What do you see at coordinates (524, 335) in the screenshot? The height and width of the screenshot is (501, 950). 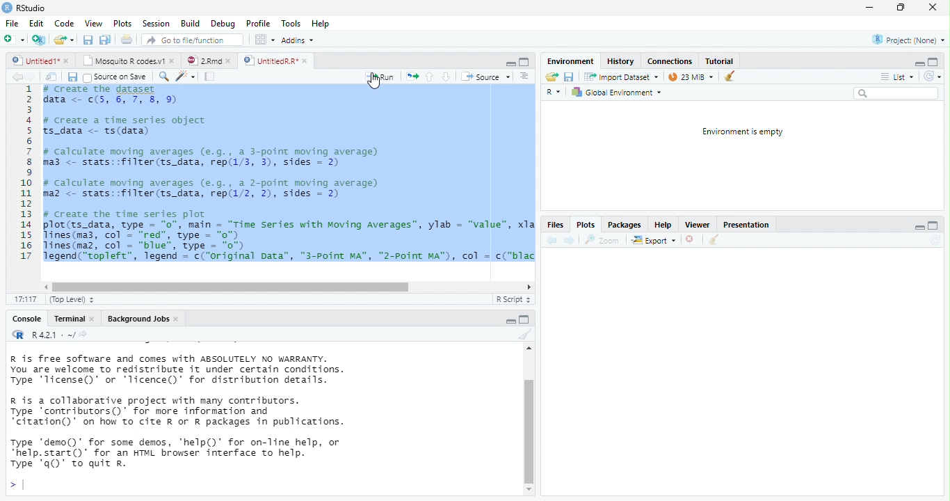 I see `clear` at bounding box center [524, 335].